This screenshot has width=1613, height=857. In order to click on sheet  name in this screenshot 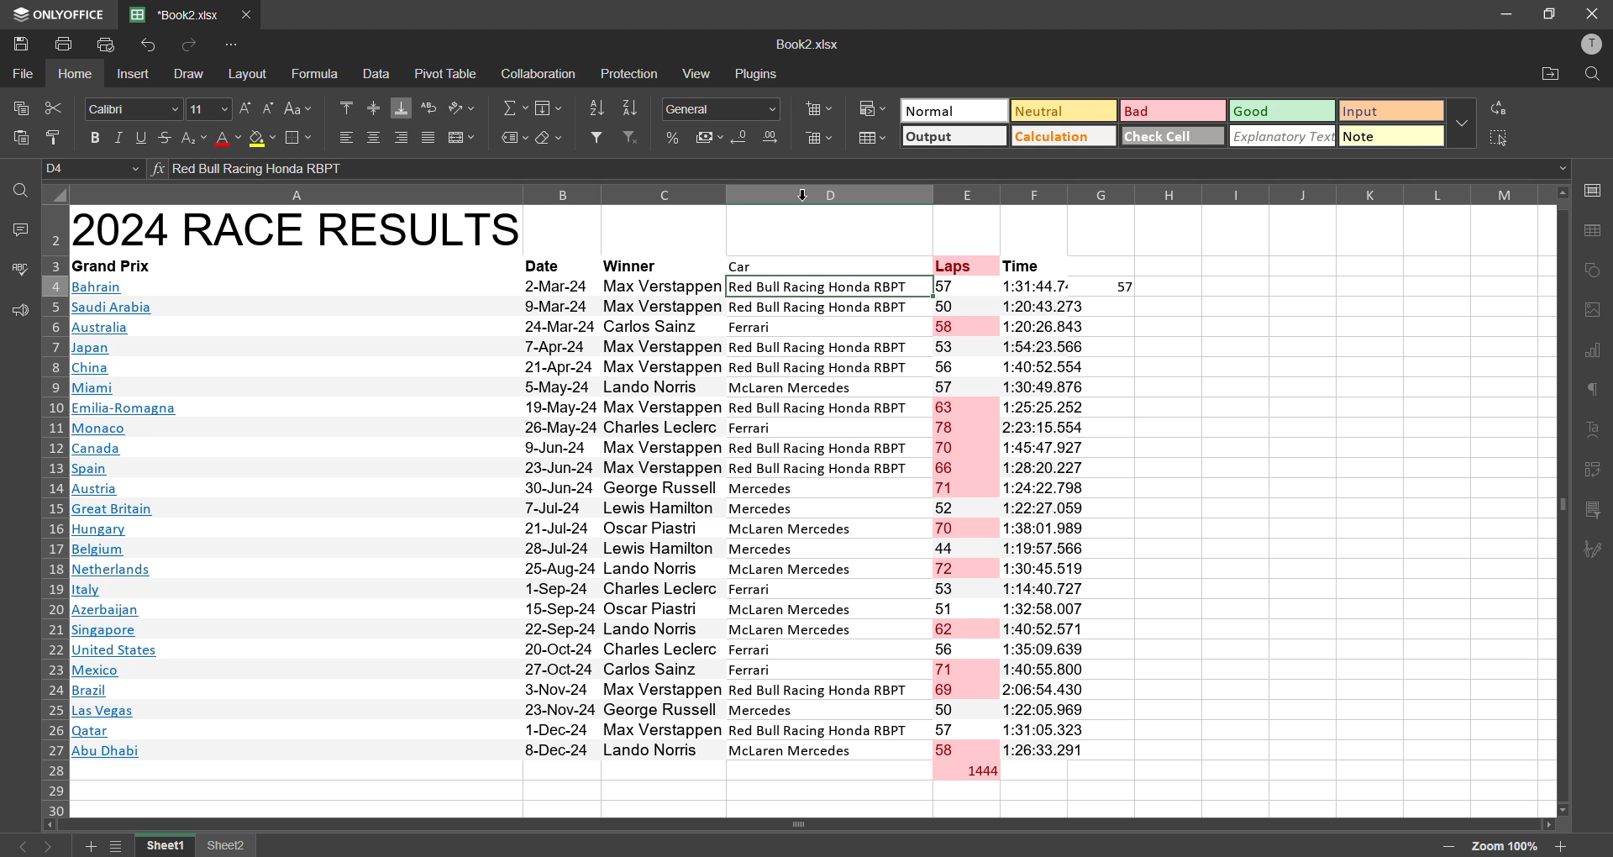, I will do `click(227, 847)`.